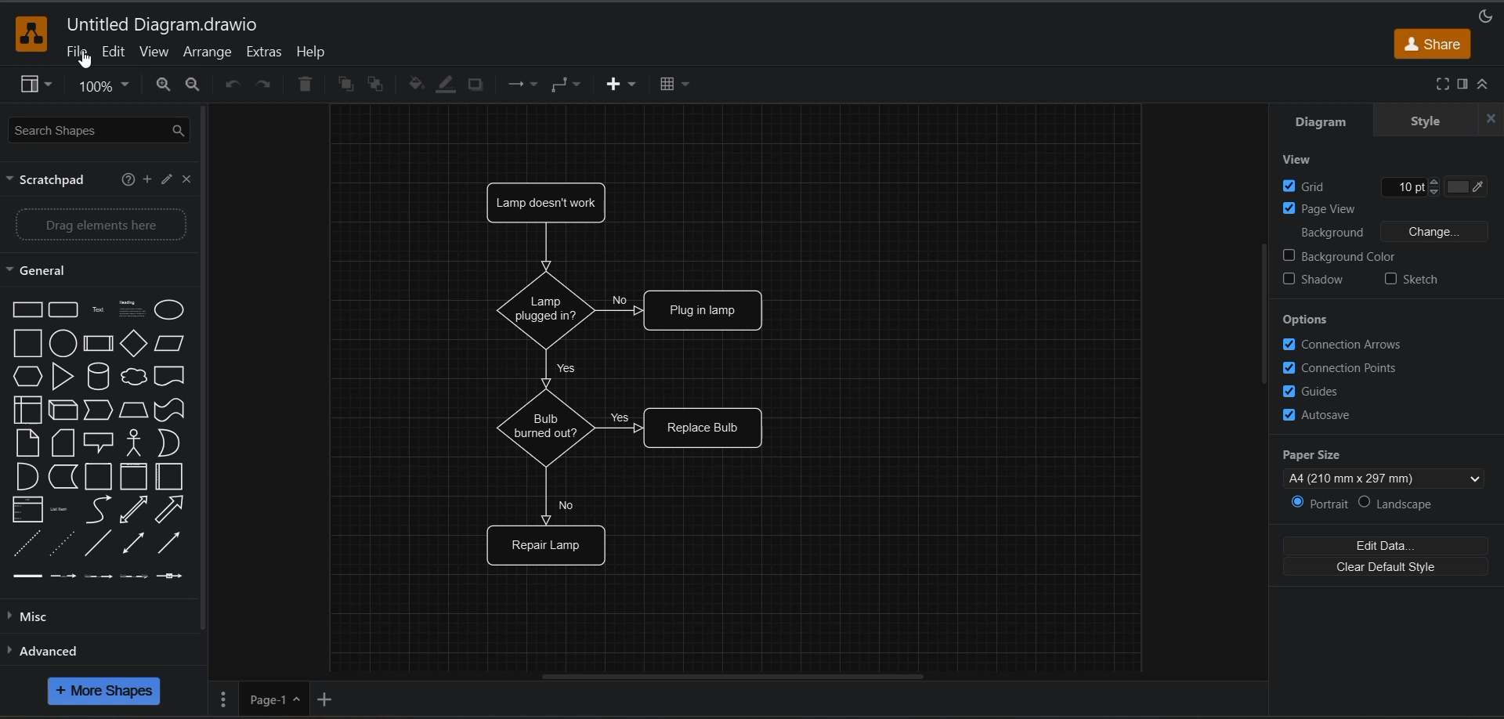 Image resolution: width=1504 pixels, height=719 pixels. I want to click on add page, so click(331, 699).